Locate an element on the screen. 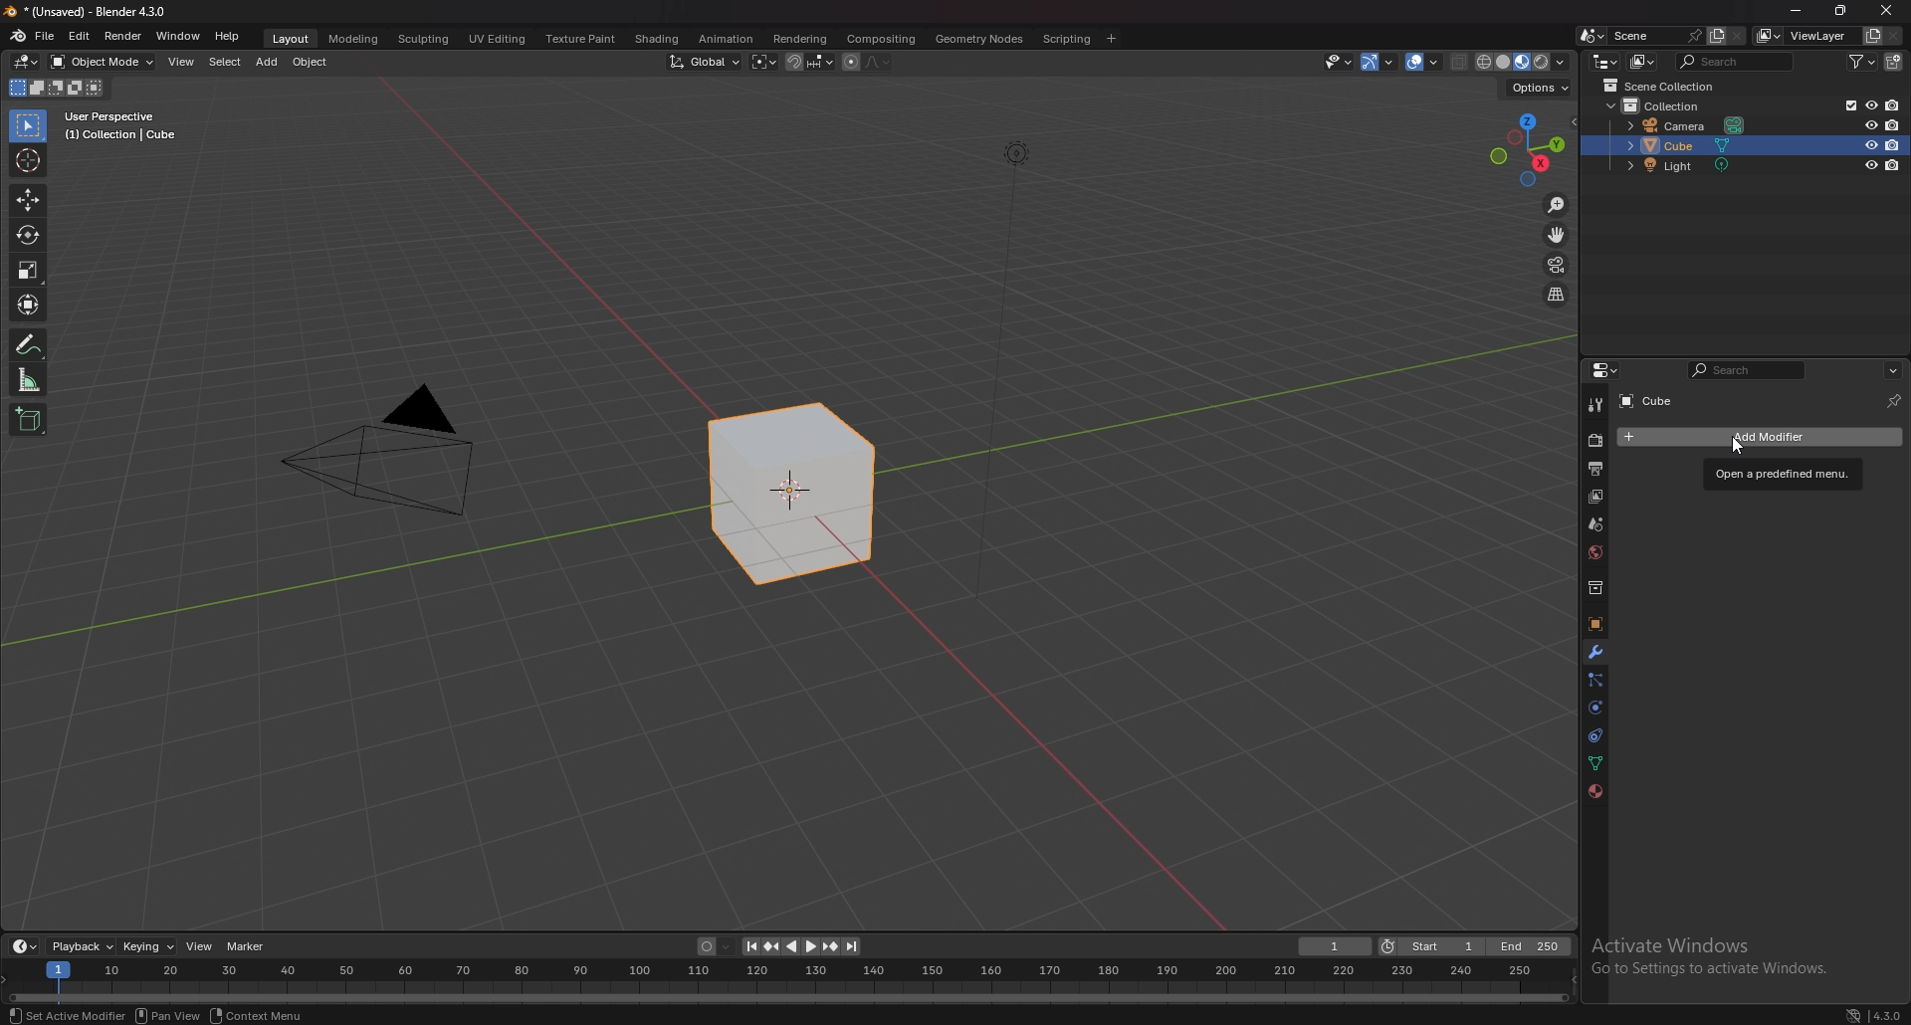 The width and height of the screenshot is (1911, 1025). proportional editing object is located at coordinates (850, 63).